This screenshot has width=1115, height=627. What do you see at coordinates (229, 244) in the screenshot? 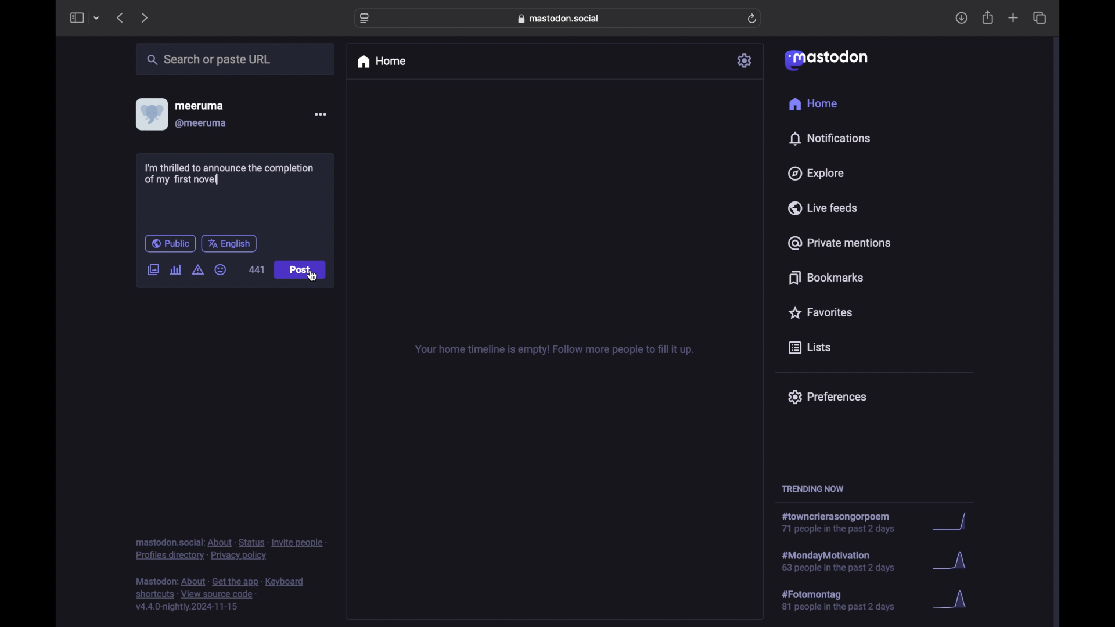
I see `english` at bounding box center [229, 244].